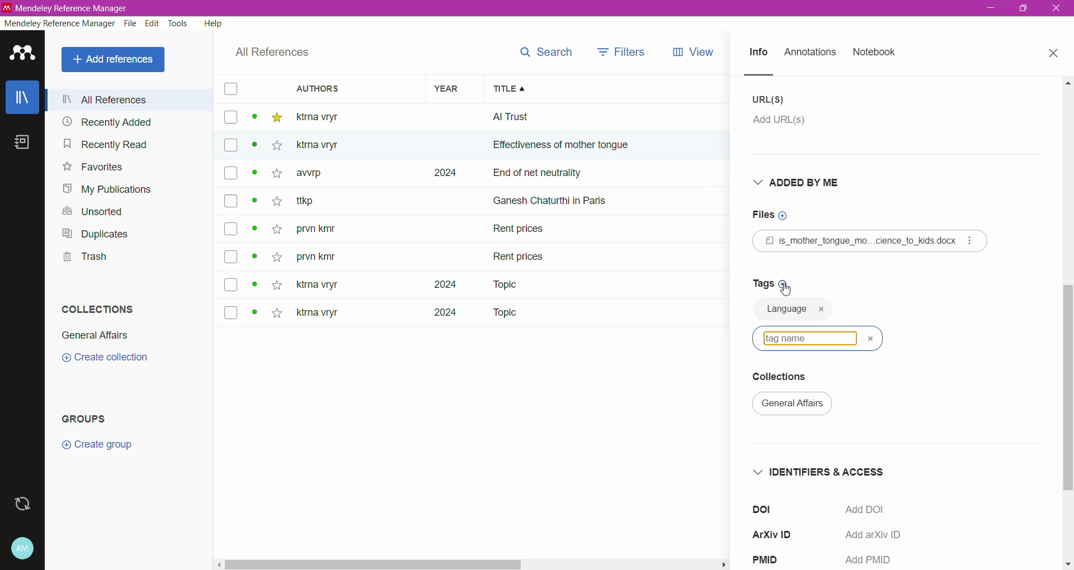 The height and width of the screenshot is (570, 1074). What do you see at coordinates (823, 472) in the screenshot?
I see `Identifiers and Access` at bounding box center [823, 472].